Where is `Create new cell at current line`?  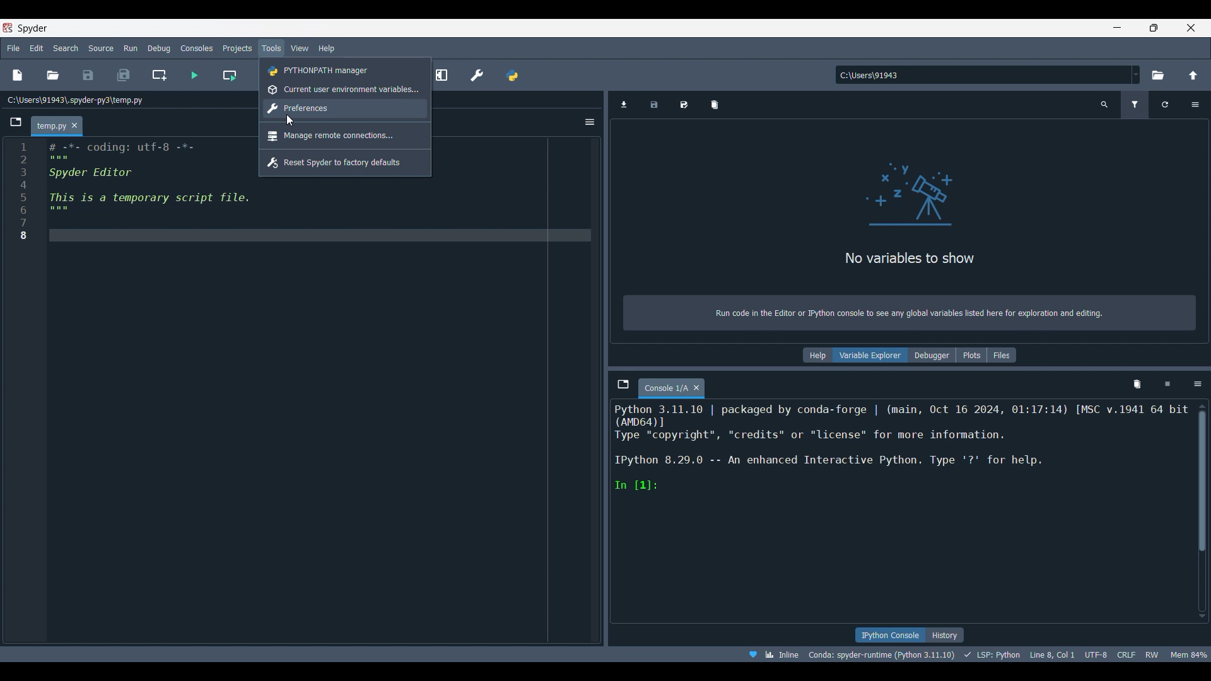
Create new cell at current line is located at coordinates (159, 76).